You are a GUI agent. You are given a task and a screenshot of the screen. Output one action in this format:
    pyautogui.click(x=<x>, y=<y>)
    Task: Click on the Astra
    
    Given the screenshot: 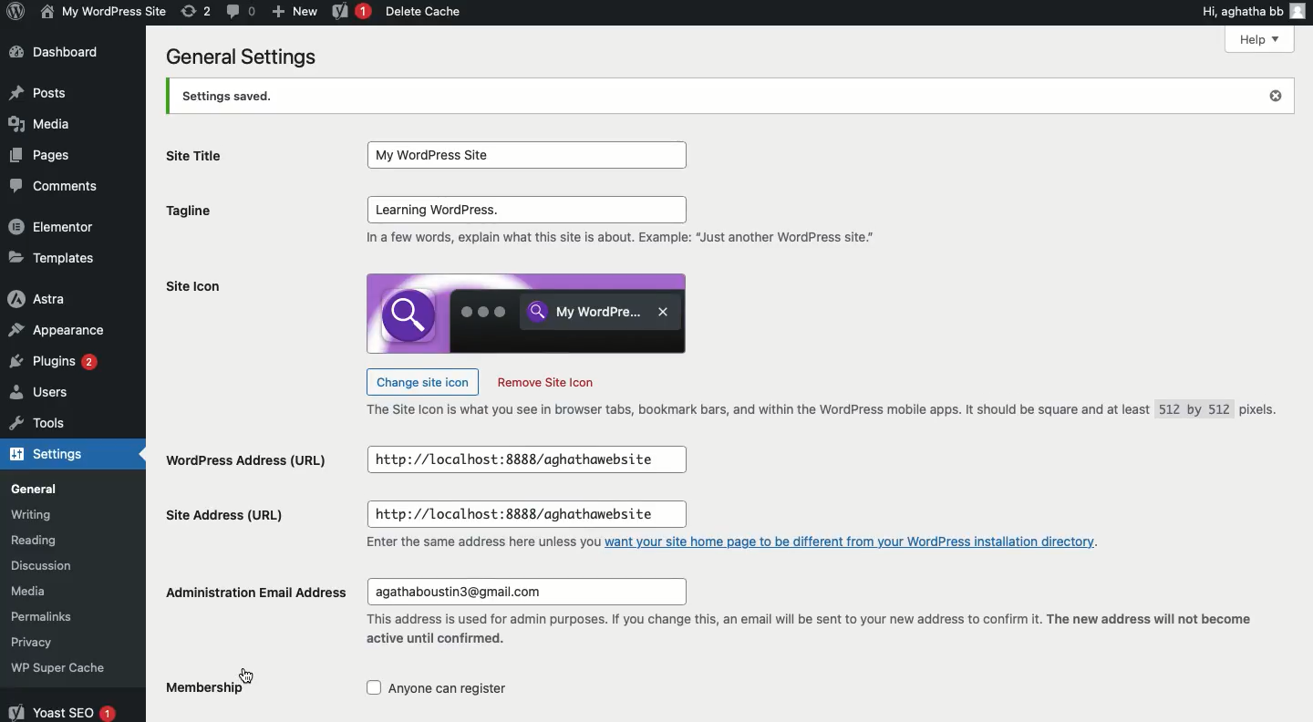 What is the action you would take?
    pyautogui.click(x=52, y=300)
    